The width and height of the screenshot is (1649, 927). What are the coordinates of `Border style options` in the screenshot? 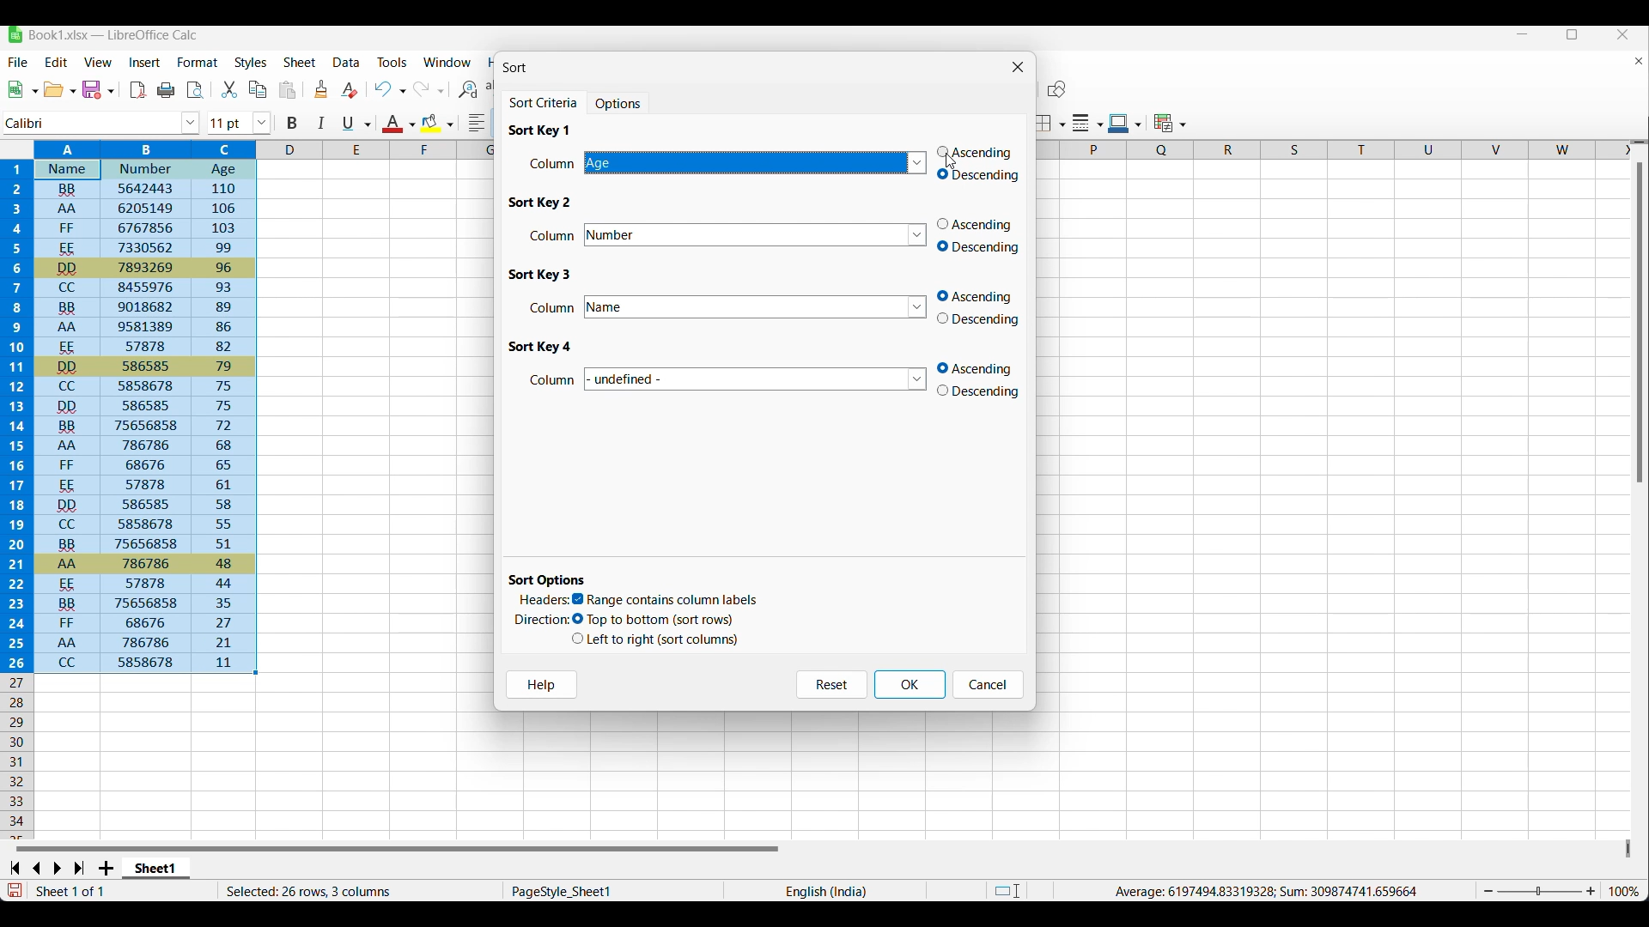 It's located at (1088, 124).